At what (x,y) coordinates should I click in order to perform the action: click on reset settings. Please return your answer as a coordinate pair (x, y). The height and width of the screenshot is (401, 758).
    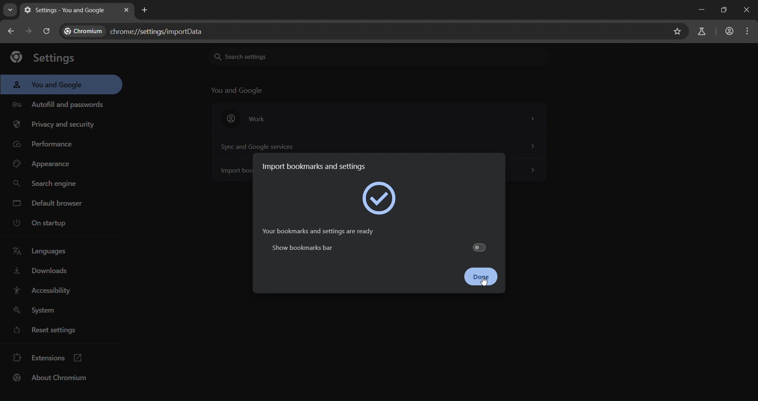
    Looking at the image, I should click on (60, 330).